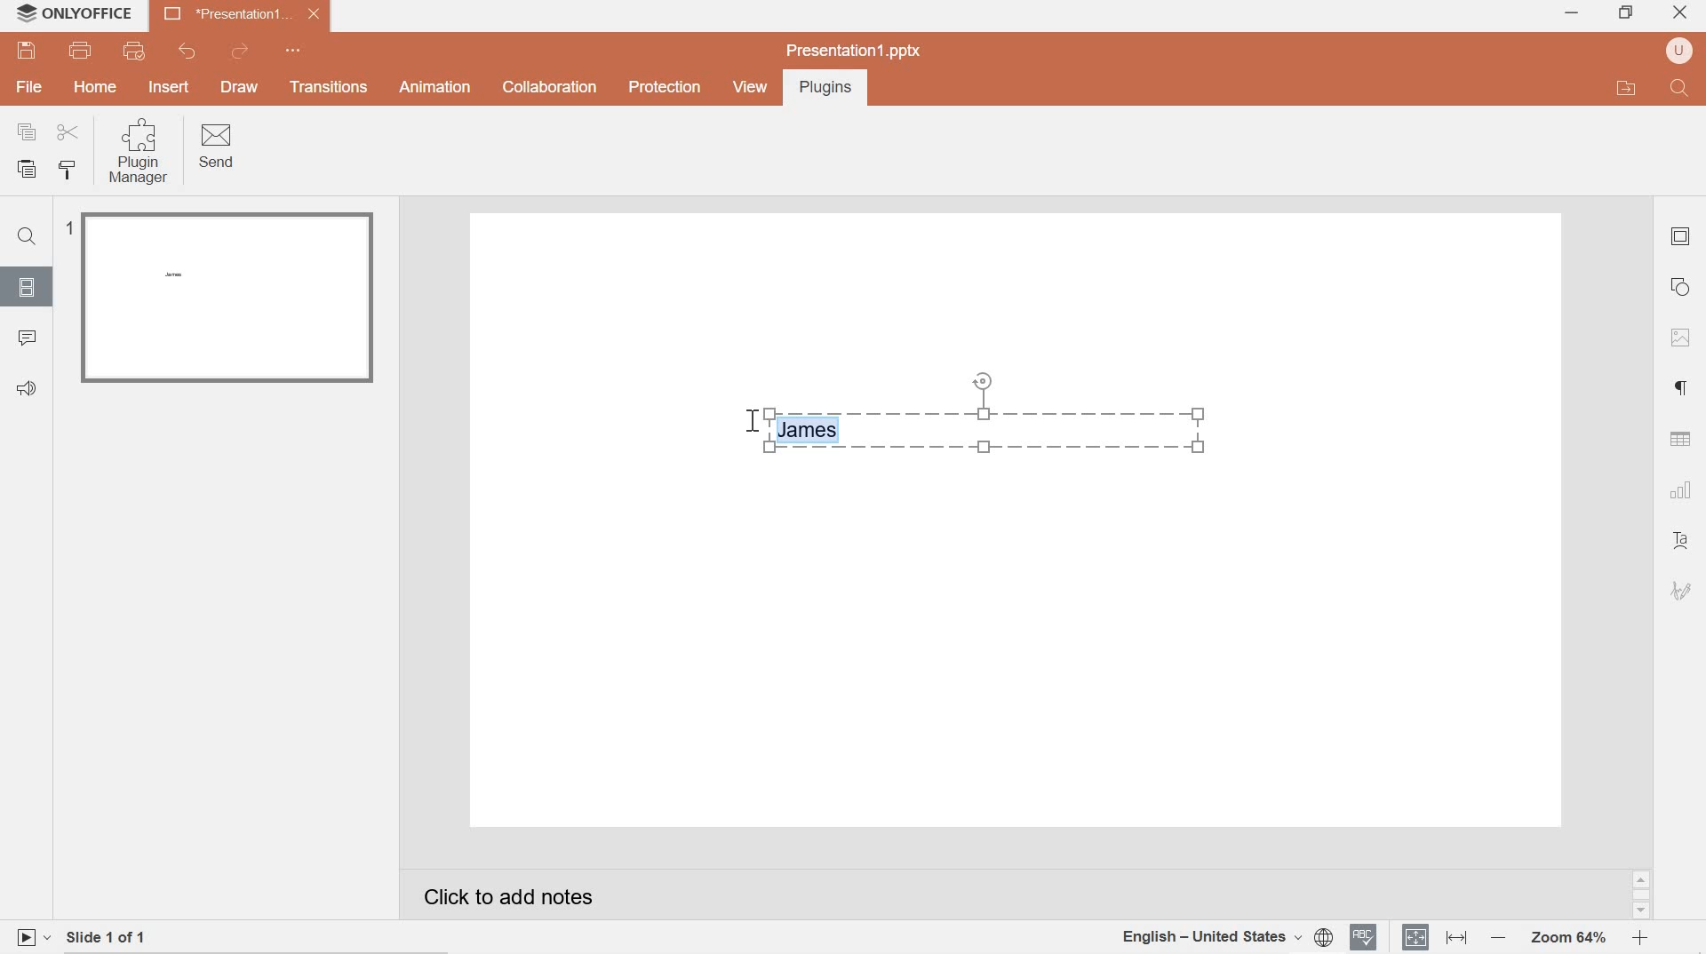 The height and width of the screenshot is (954, 1706). I want to click on quick print, so click(140, 52).